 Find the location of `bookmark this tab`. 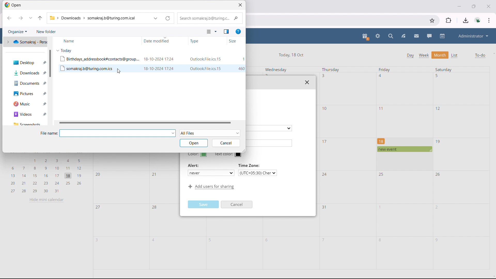

bookmark this tab is located at coordinates (432, 21).